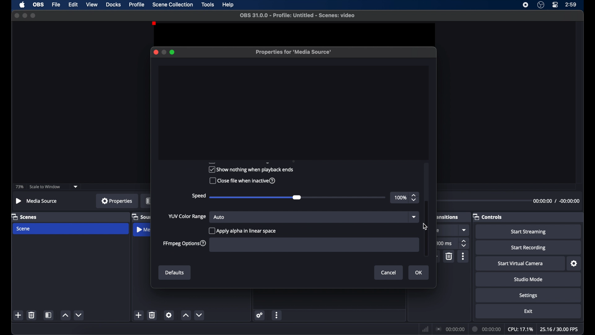 The image size is (595, 335). What do you see at coordinates (208, 5) in the screenshot?
I see `tools` at bounding box center [208, 5].